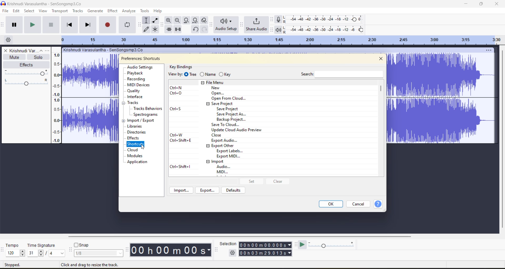  Describe the element at coordinates (98, 249) in the screenshot. I see `snap` at that location.